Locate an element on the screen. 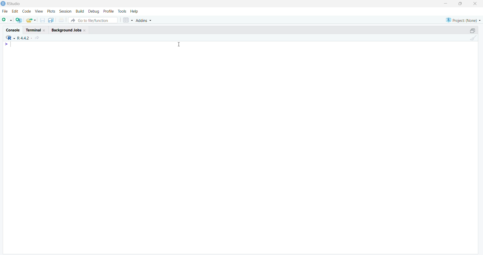  Save all open documents (Ctrl + Alt + S) is located at coordinates (52, 20).